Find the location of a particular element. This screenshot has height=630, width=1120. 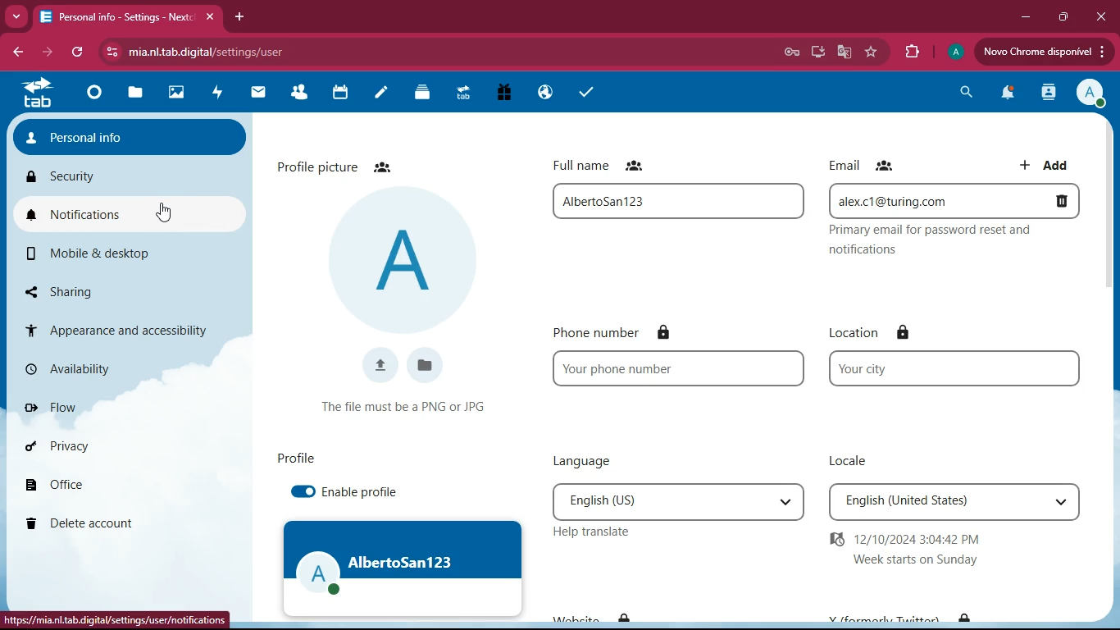

profile is located at coordinates (403, 572).